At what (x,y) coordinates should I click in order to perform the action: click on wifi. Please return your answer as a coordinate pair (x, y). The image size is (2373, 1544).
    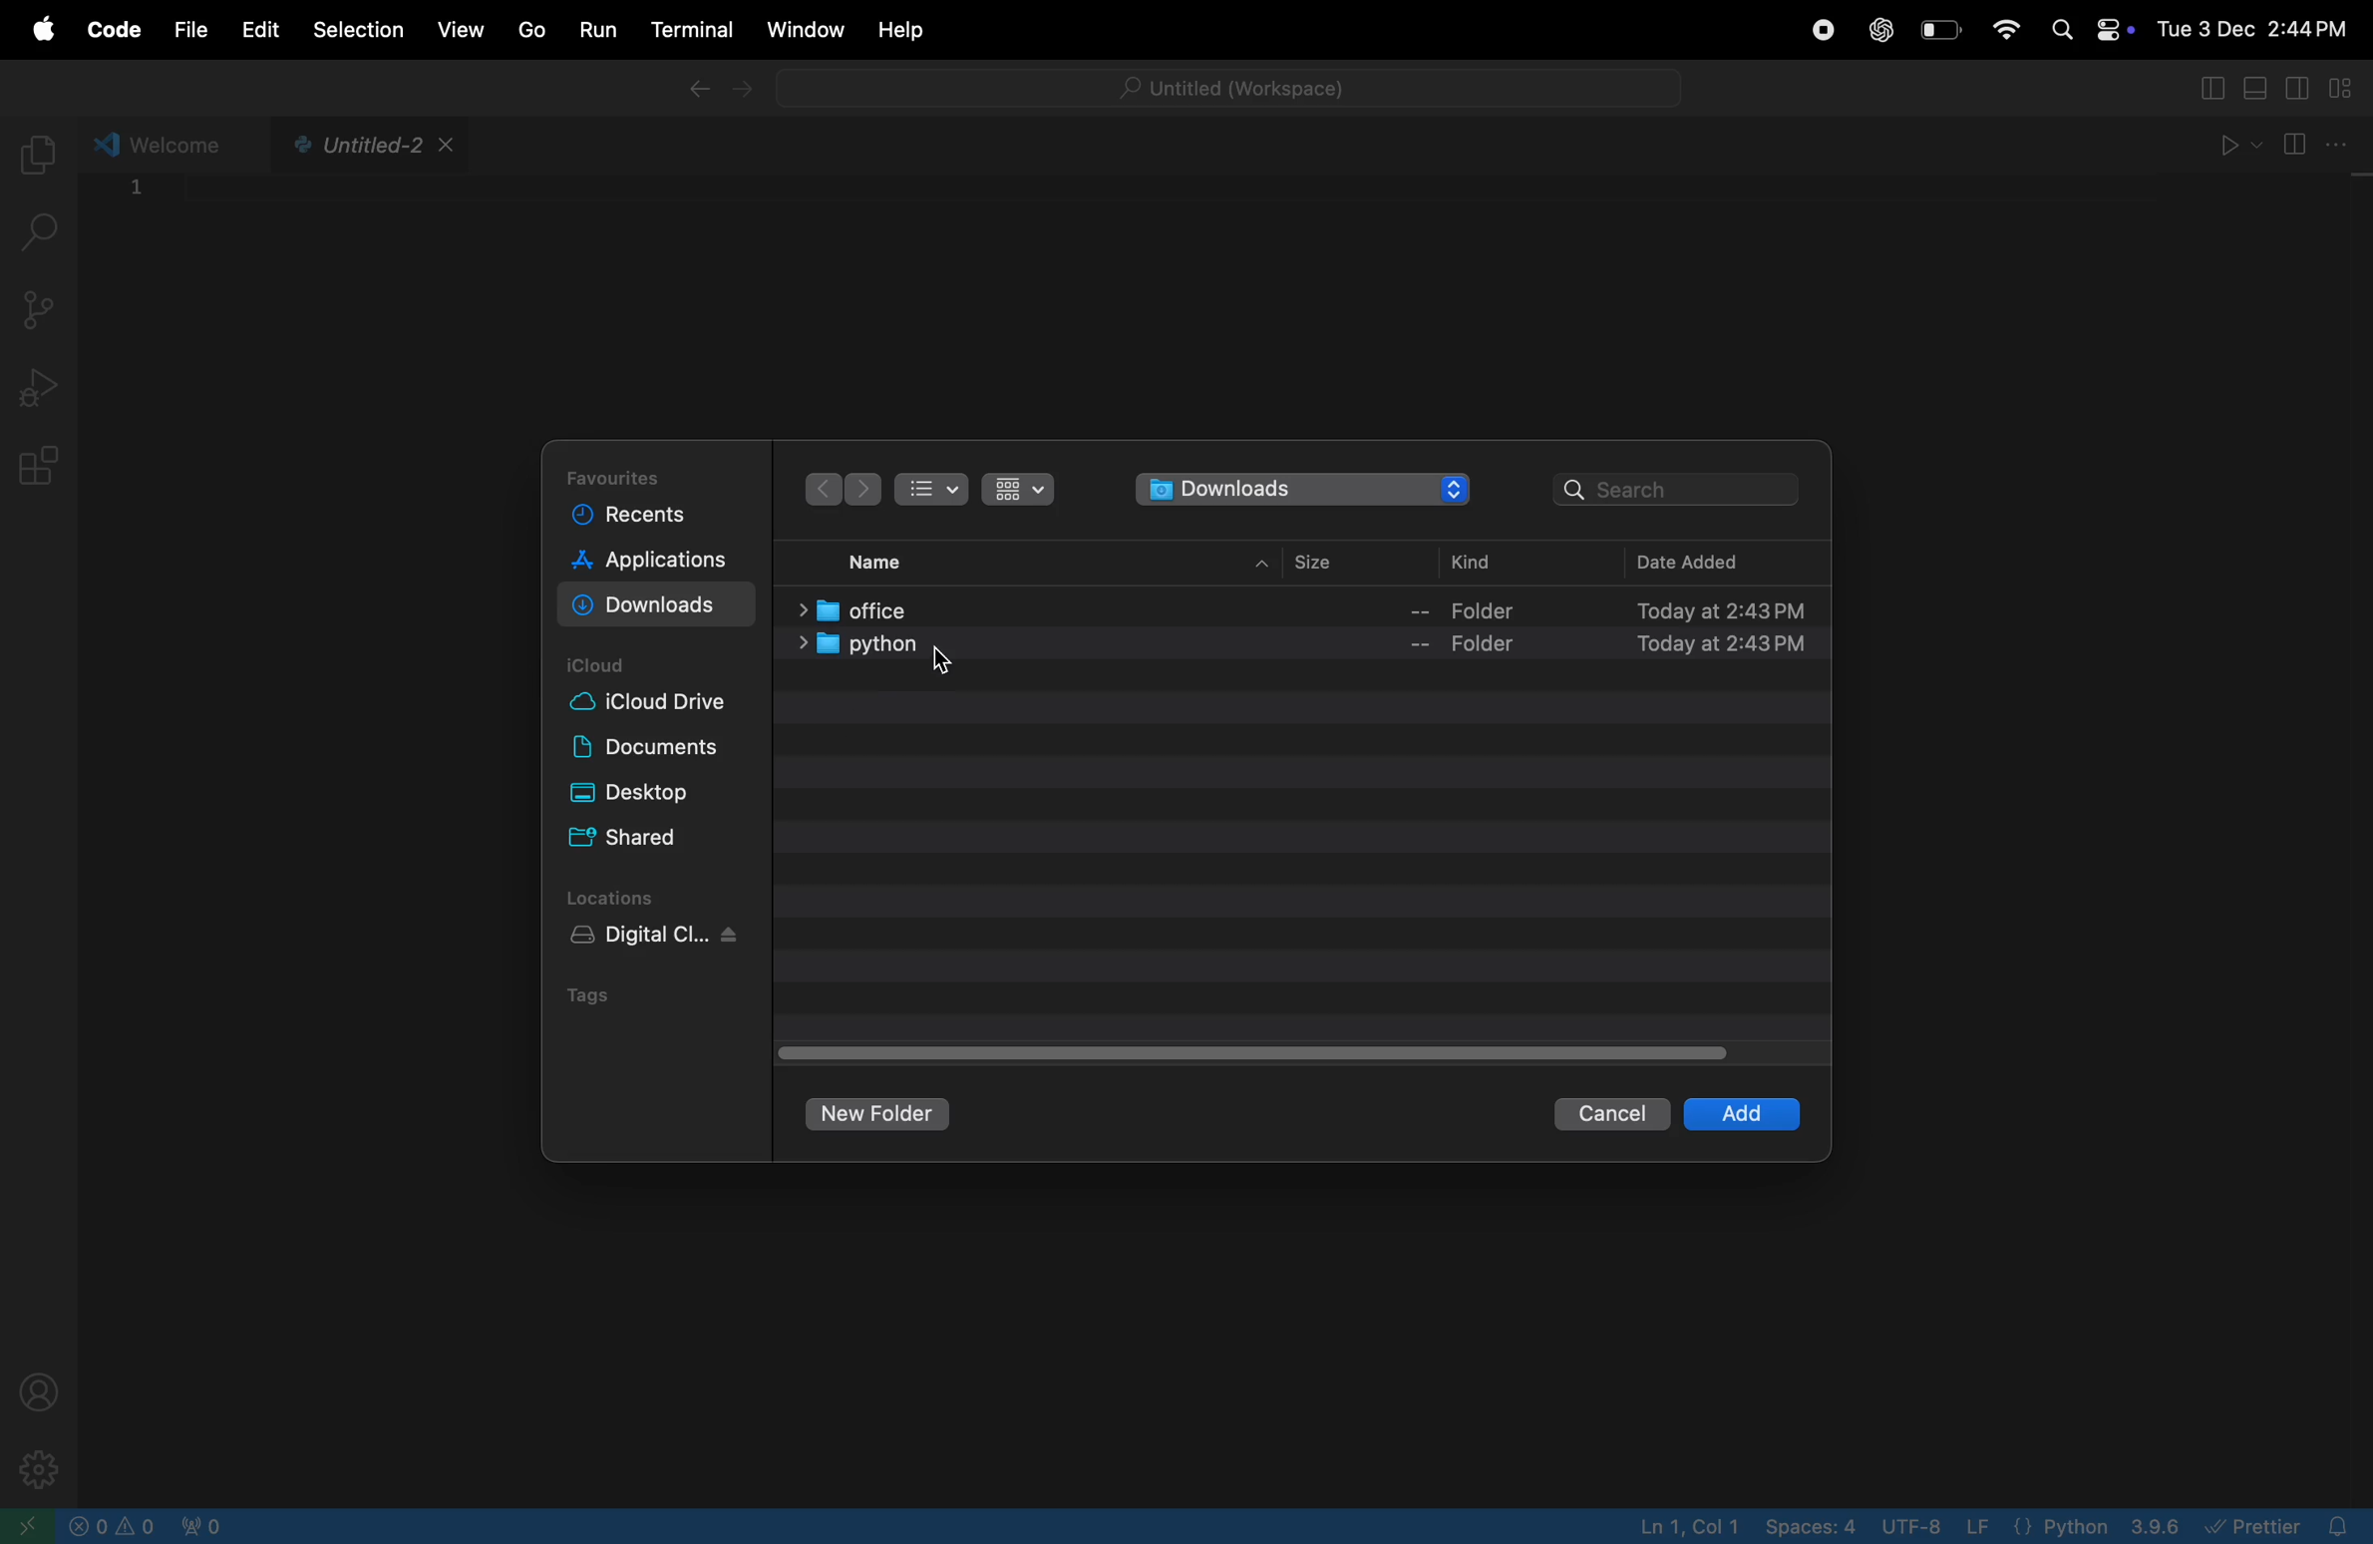
    Looking at the image, I should click on (2004, 31).